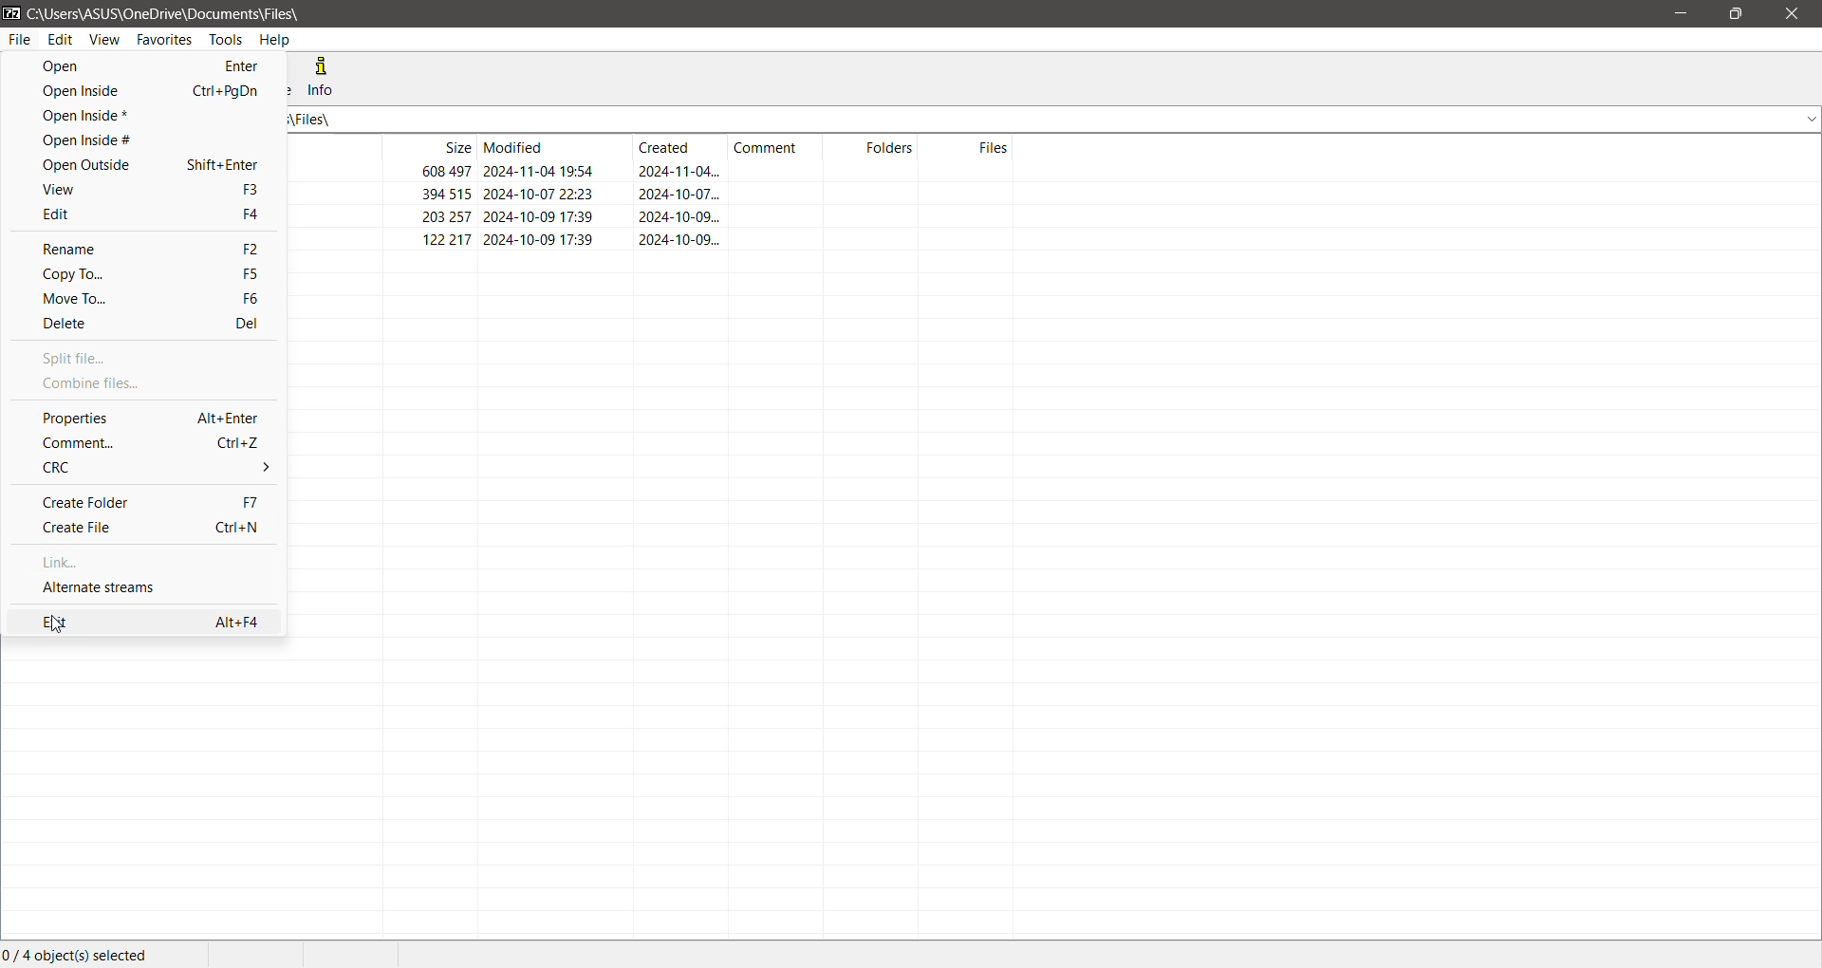 This screenshot has width=1822, height=968. I want to click on 2024-11-04 19:54, so click(537, 171).